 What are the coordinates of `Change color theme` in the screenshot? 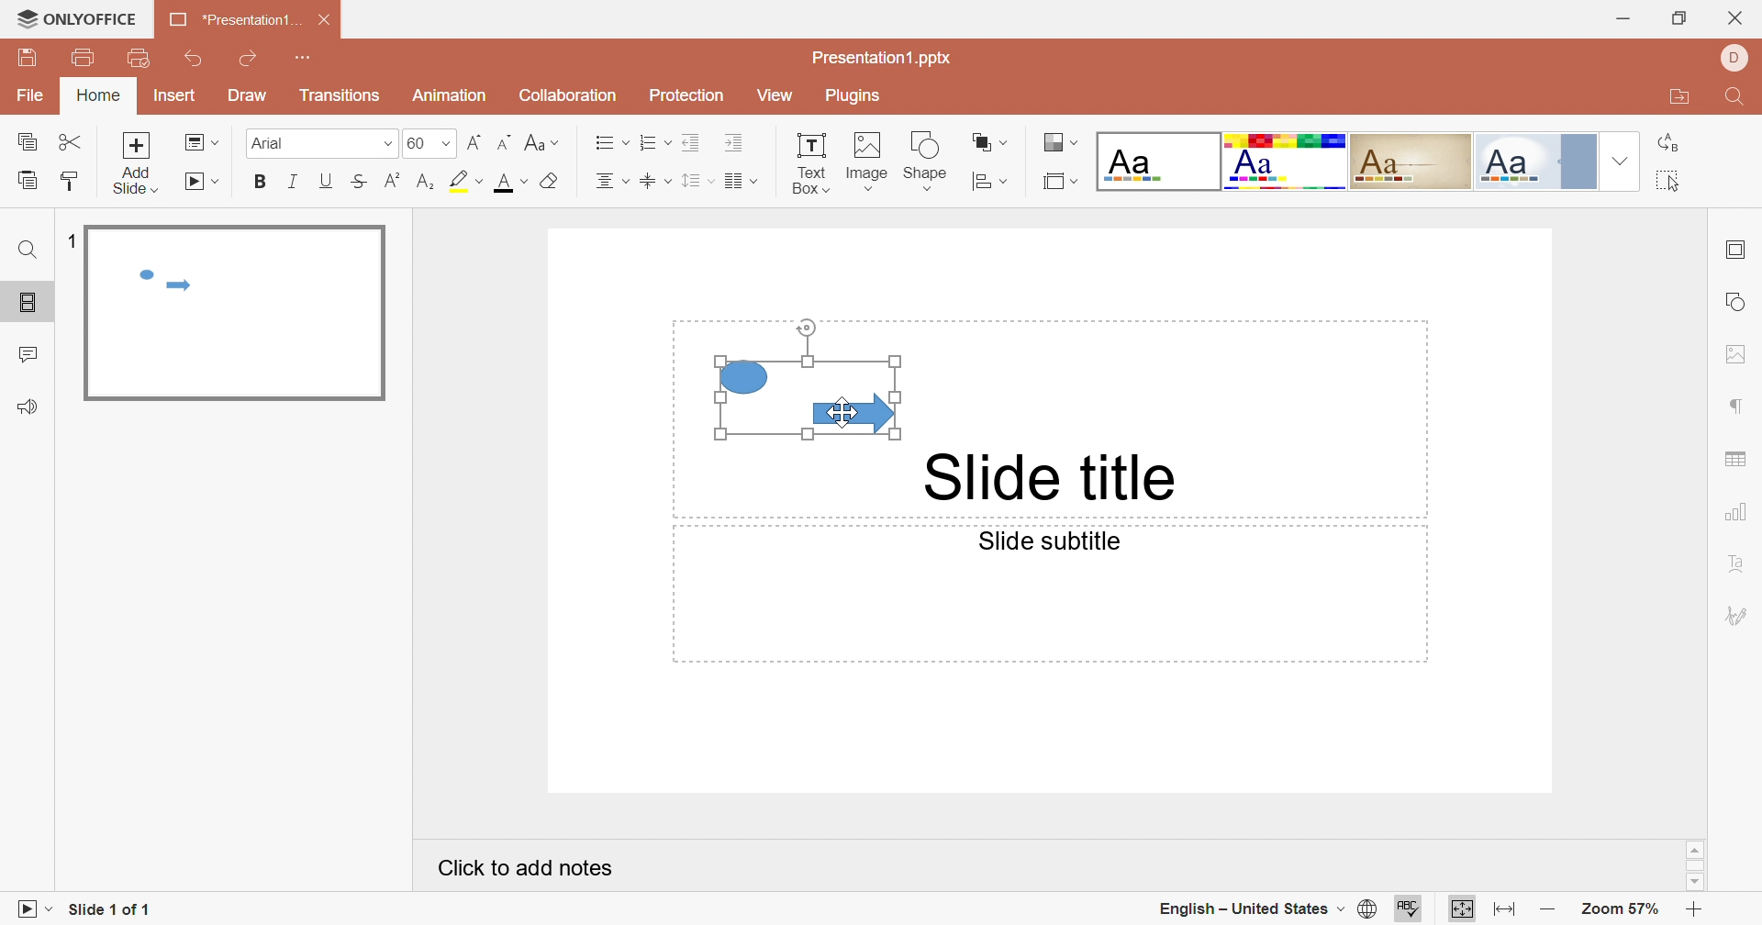 It's located at (1062, 141).